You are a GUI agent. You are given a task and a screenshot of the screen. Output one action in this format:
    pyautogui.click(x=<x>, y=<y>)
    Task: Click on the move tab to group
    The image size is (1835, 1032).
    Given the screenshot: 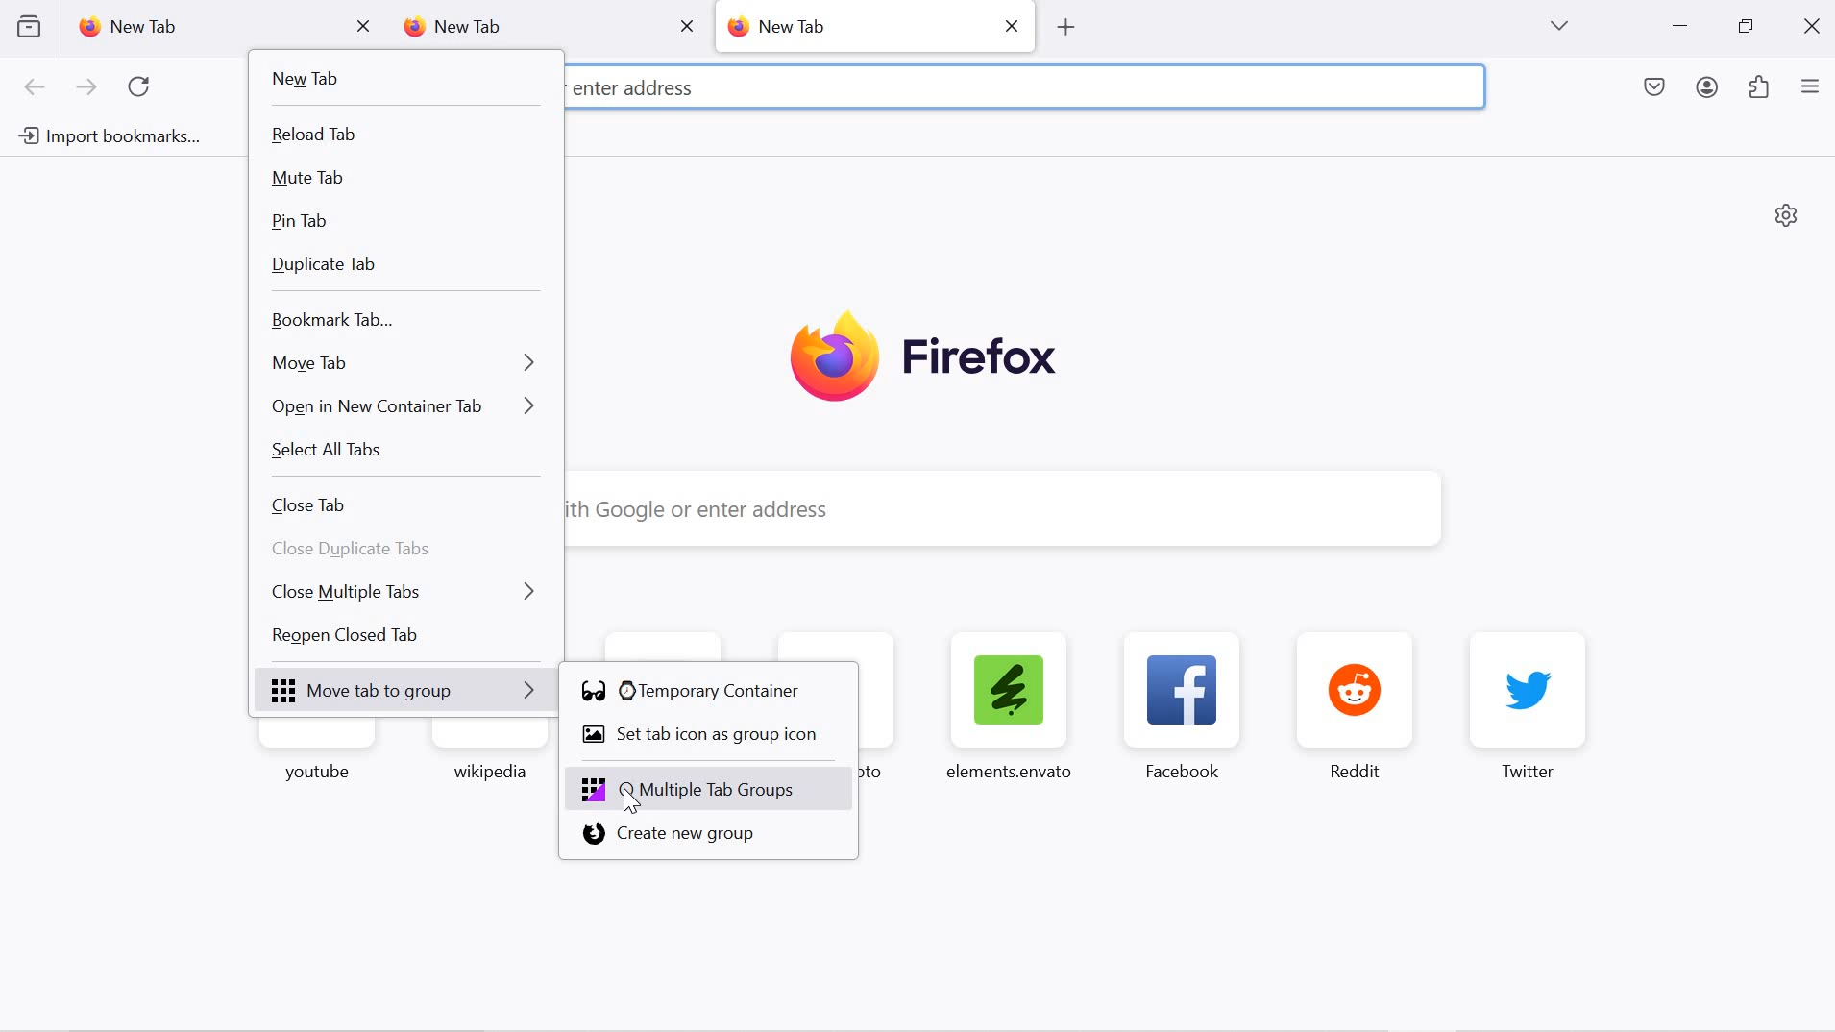 What is the action you would take?
    pyautogui.click(x=410, y=692)
    